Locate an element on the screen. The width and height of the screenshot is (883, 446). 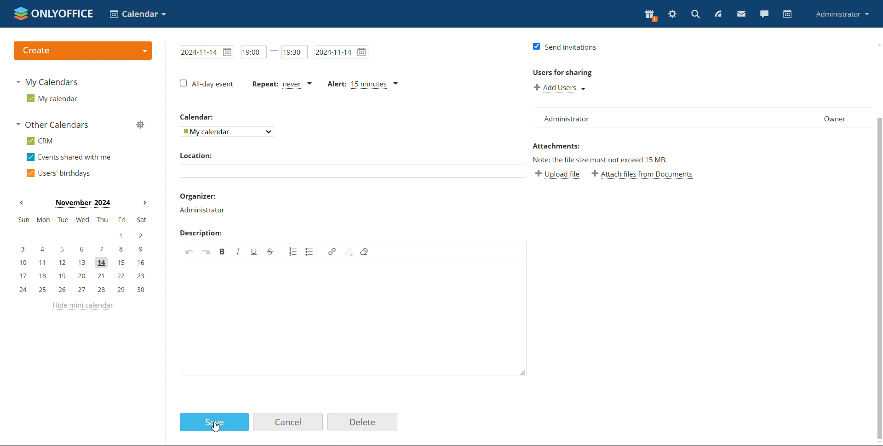
Attachments is located at coordinates (560, 146).